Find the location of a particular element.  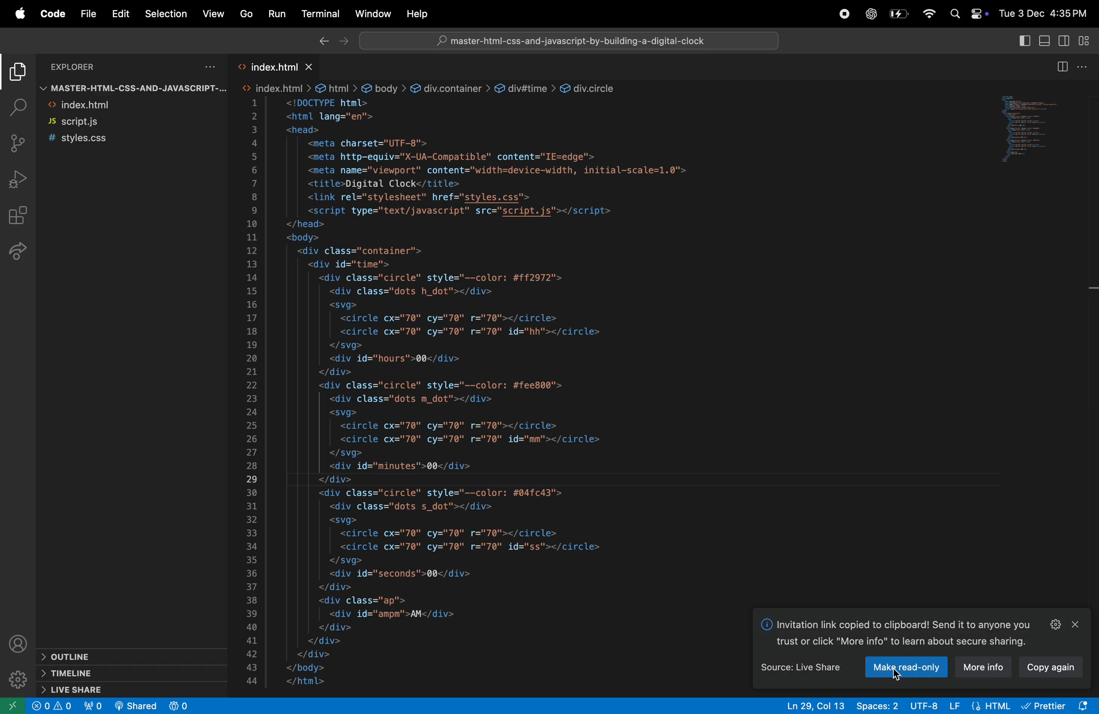

customize layout is located at coordinates (1088, 40).